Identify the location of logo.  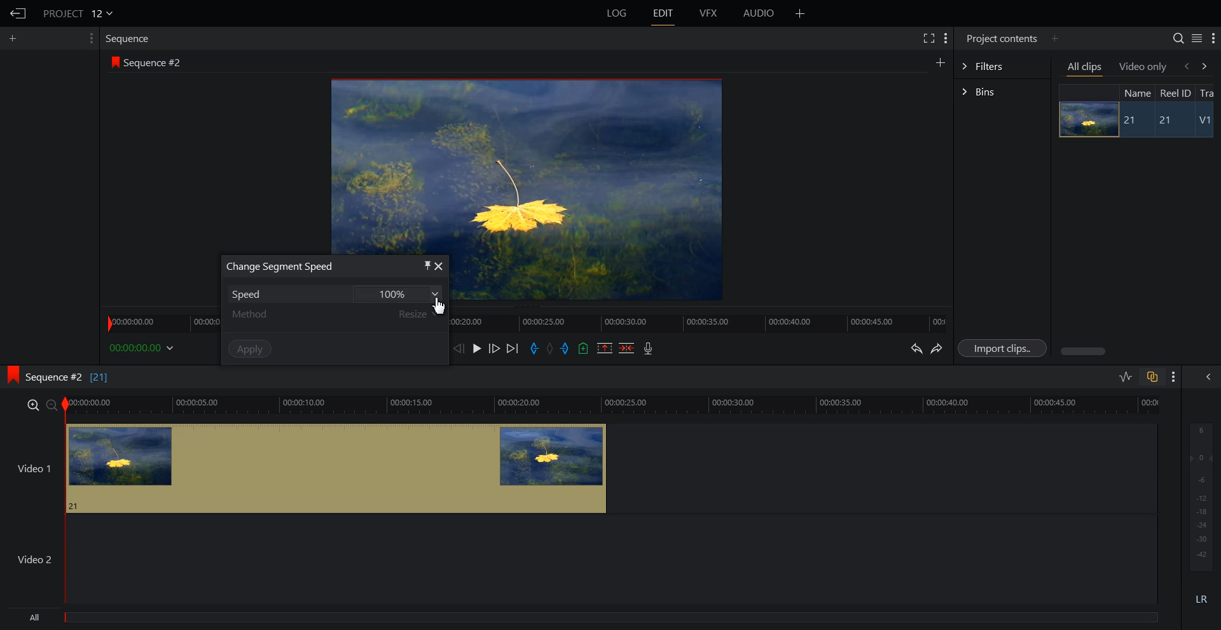
(9, 373).